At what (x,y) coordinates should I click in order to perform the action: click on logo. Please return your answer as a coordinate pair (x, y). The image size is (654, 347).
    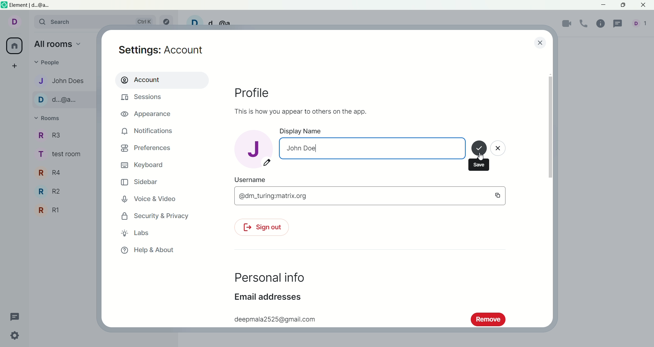
    Looking at the image, I should click on (4, 6).